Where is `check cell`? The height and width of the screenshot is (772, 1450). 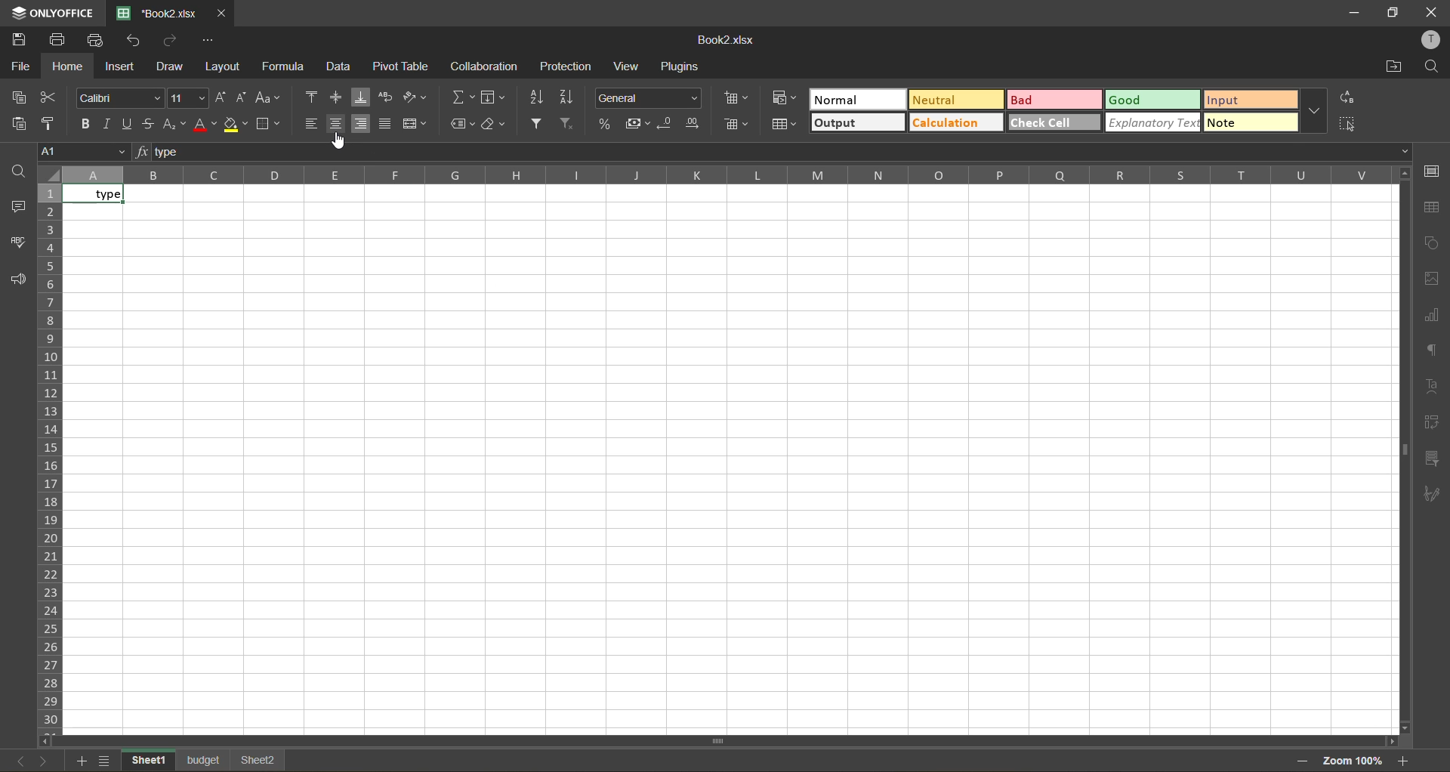 check cell is located at coordinates (1054, 122).